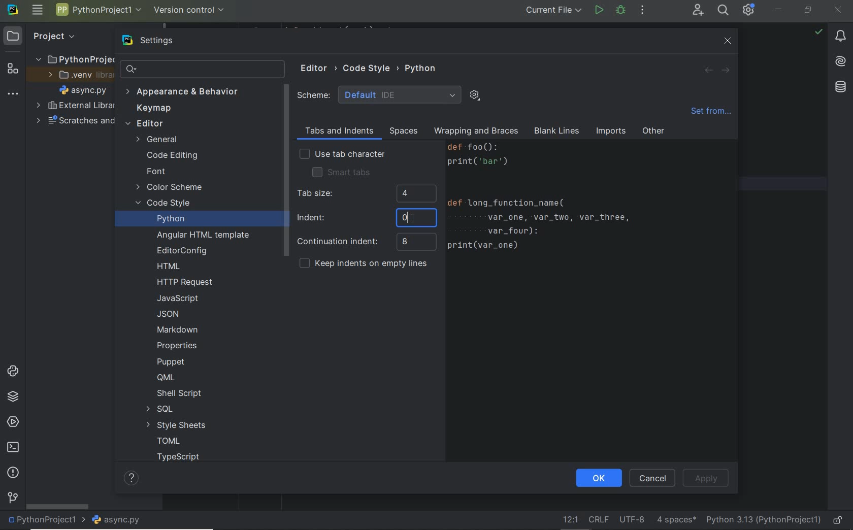  Describe the element at coordinates (119, 520) in the screenshot. I see `file name` at that location.